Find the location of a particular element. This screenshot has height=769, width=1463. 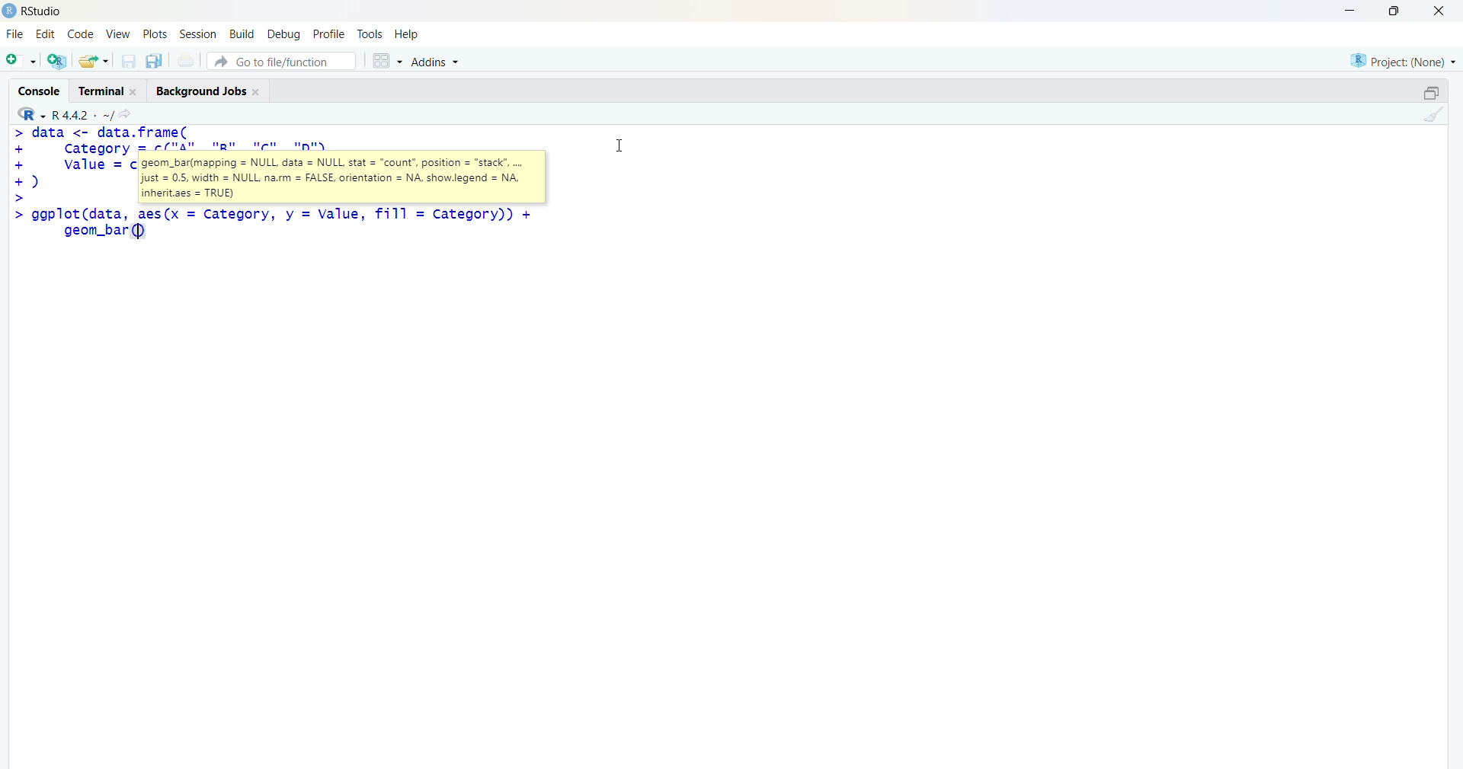

plots is located at coordinates (157, 34).